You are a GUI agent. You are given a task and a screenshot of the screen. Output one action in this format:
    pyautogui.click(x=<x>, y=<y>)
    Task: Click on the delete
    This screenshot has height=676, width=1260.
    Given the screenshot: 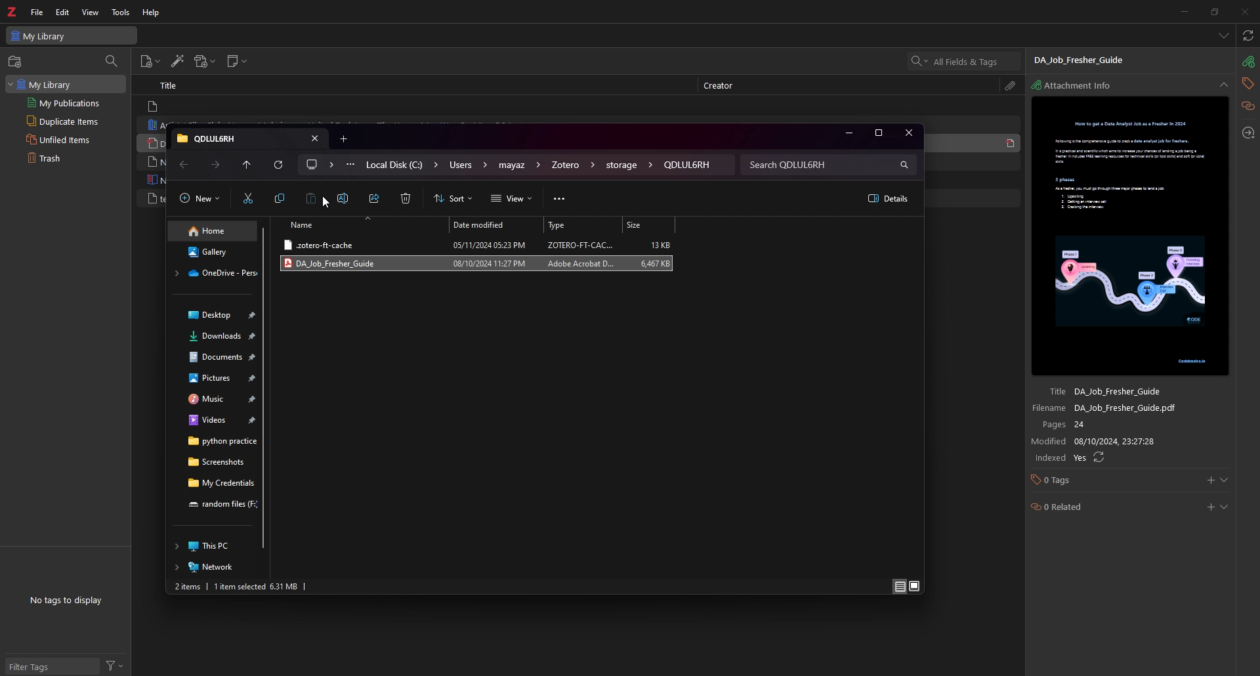 What is the action you would take?
    pyautogui.click(x=406, y=200)
    